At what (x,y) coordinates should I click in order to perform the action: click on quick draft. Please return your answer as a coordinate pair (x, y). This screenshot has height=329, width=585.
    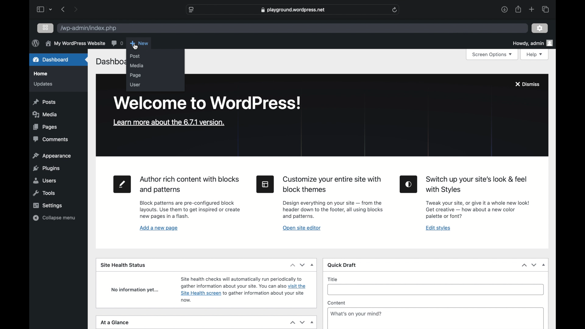
    Looking at the image, I should click on (342, 266).